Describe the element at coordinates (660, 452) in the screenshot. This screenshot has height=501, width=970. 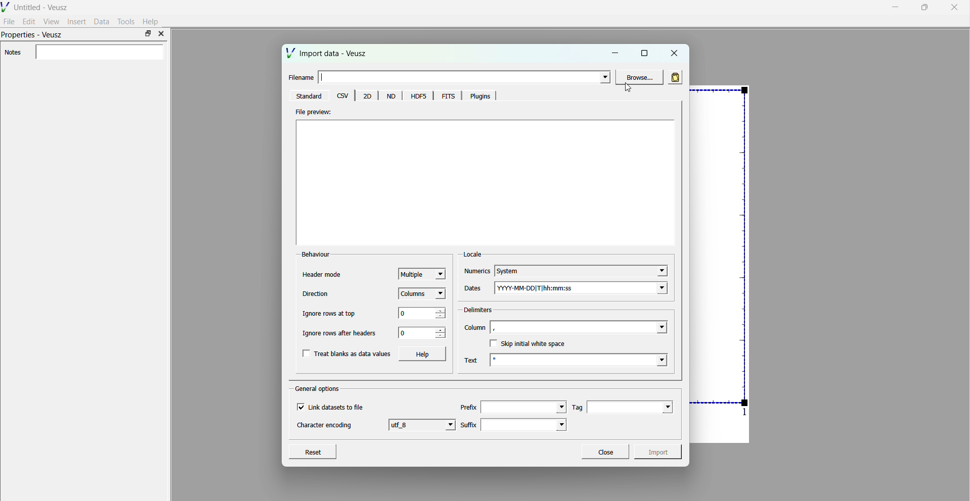
I see `Import` at that location.